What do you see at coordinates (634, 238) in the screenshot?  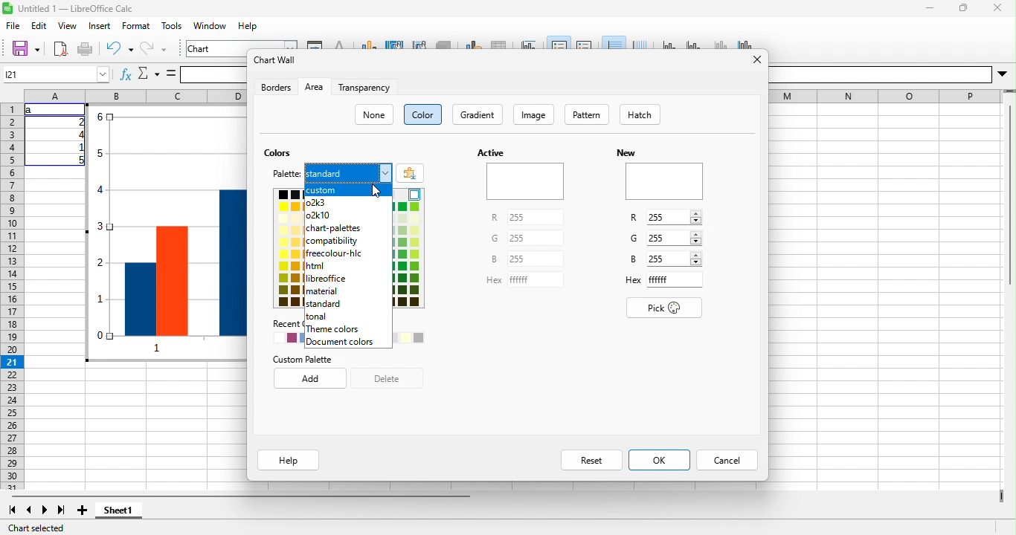 I see `G` at bounding box center [634, 238].